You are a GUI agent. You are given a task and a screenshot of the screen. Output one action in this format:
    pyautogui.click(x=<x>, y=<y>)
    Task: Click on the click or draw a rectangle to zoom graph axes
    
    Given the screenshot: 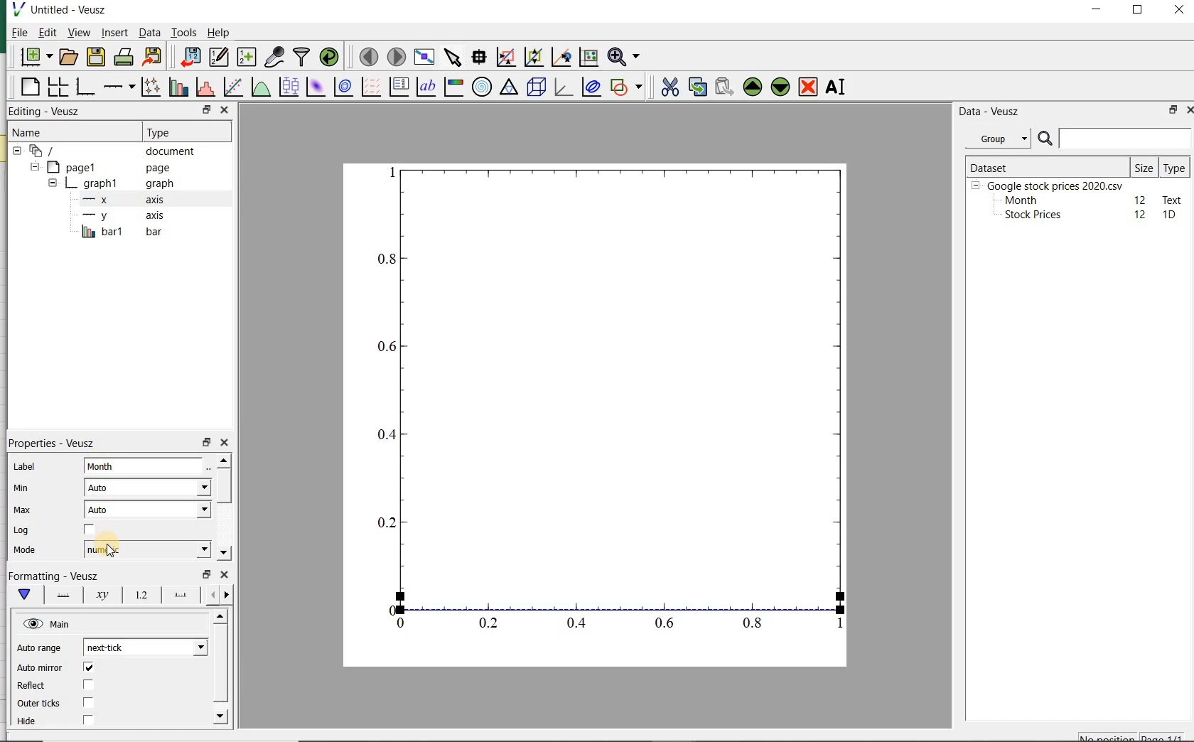 What is the action you would take?
    pyautogui.click(x=505, y=57)
    